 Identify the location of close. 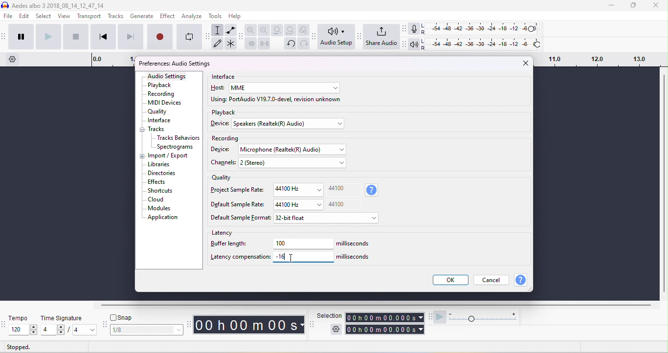
(524, 63).